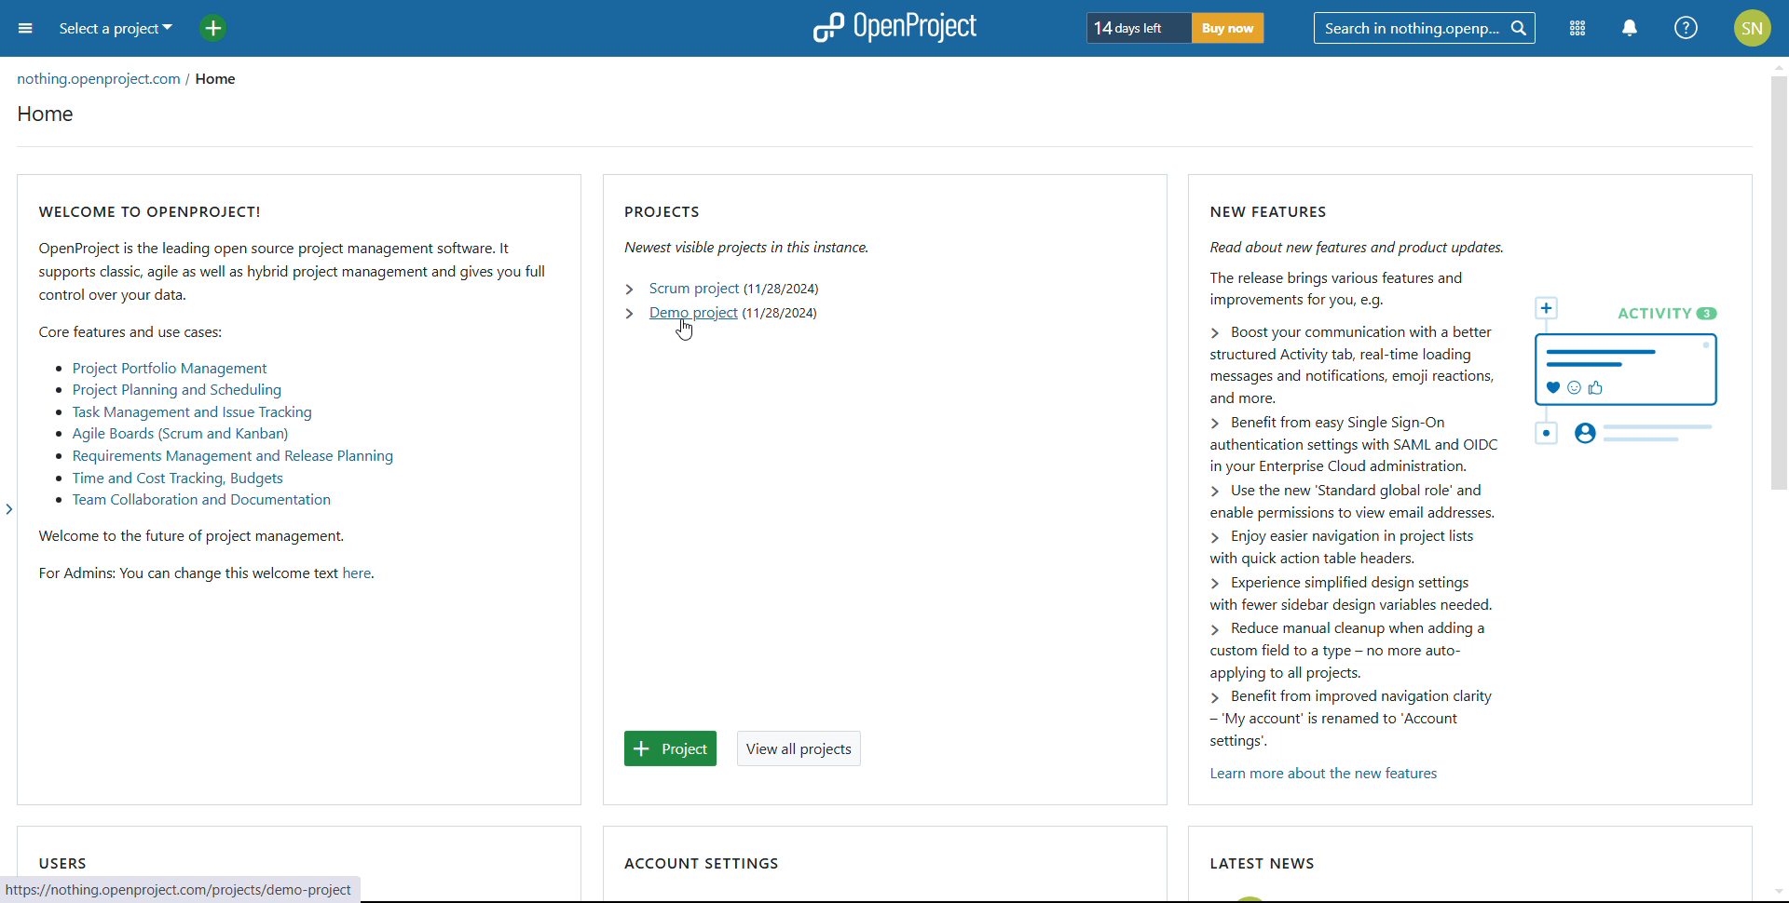  Describe the element at coordinates (26, 29) in the screenshot. I see `open sidebar menu` at that location.